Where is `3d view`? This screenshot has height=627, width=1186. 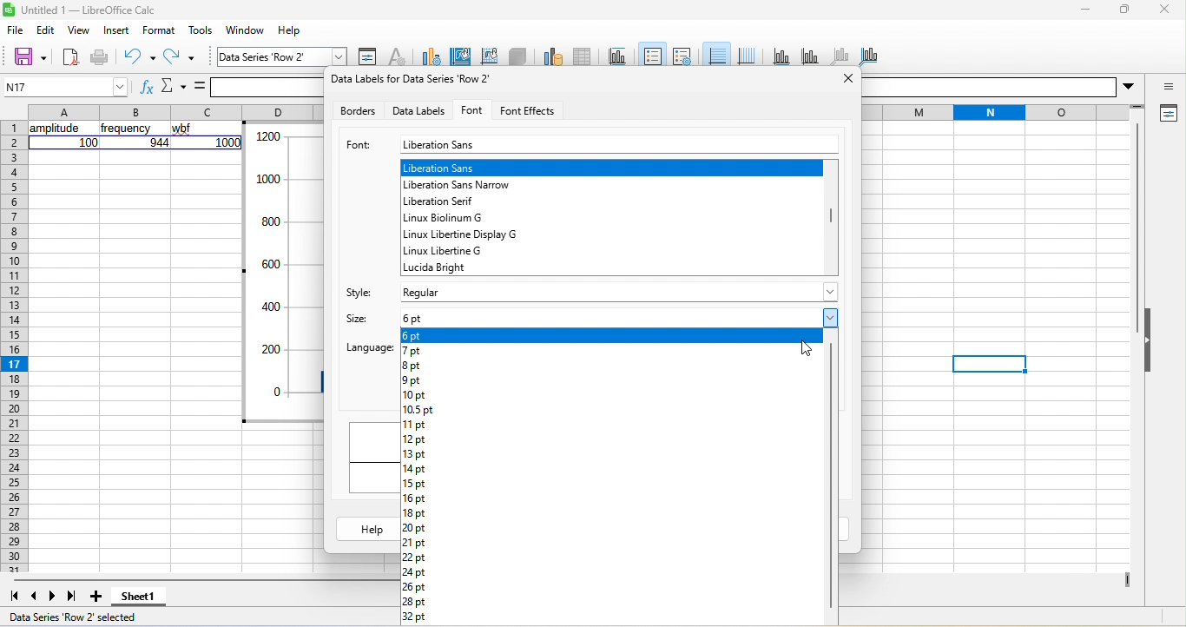
3d view is located at coordinates (519, 56).